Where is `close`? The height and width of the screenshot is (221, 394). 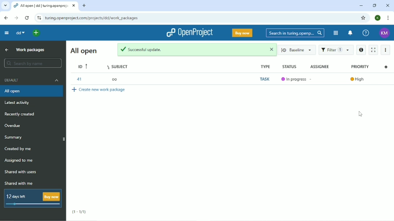
close is located at coordinates (270, 50).